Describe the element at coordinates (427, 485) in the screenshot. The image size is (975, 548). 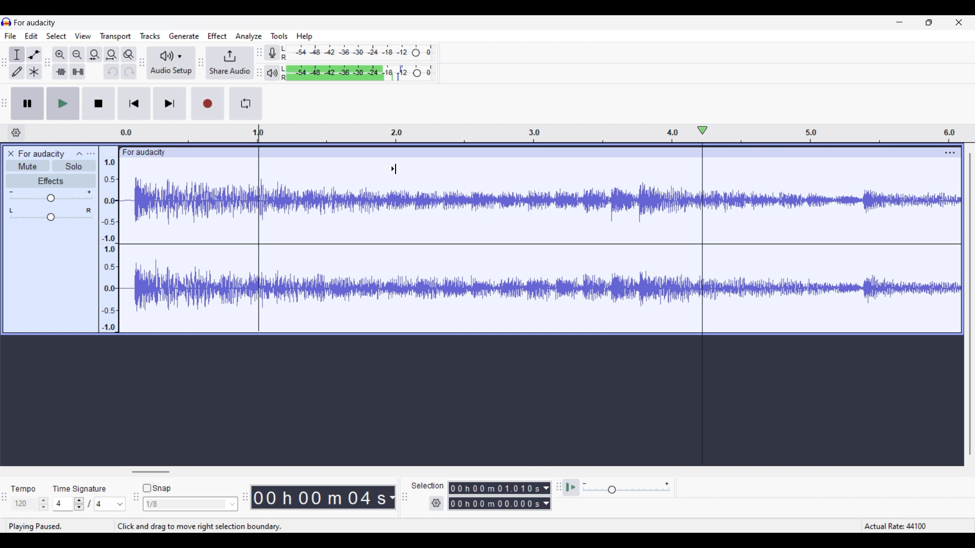
I see `selection` at that location.